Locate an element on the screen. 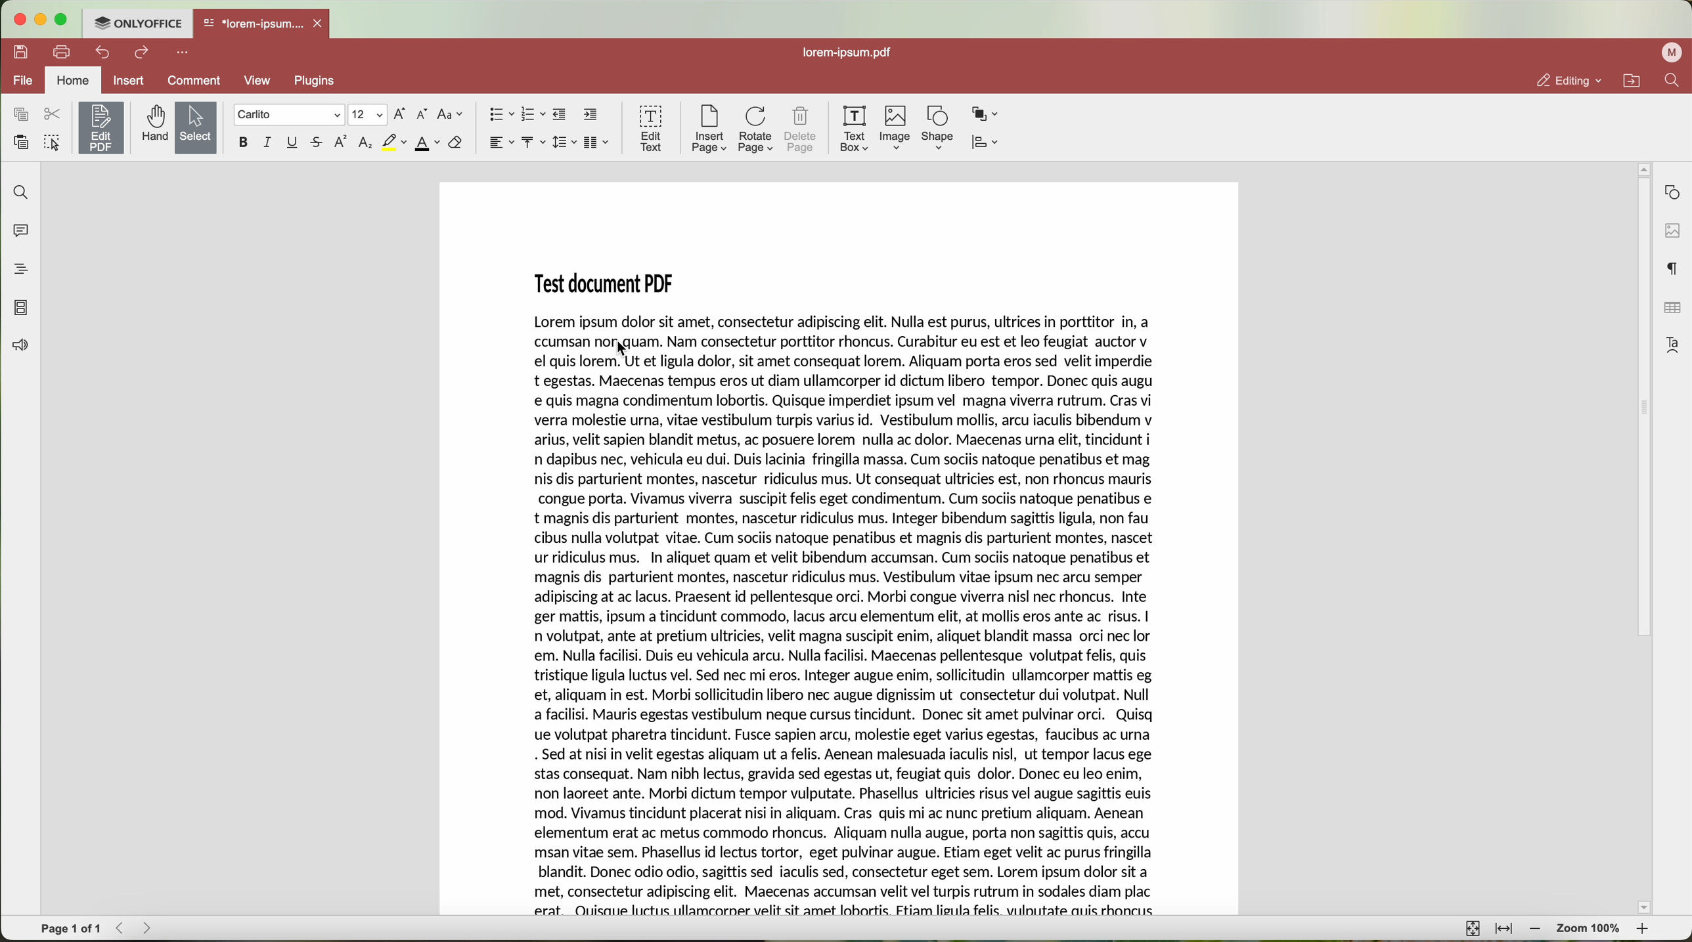 This screenshot has width=1692, height=942. more is located at coordinates (183, 53).